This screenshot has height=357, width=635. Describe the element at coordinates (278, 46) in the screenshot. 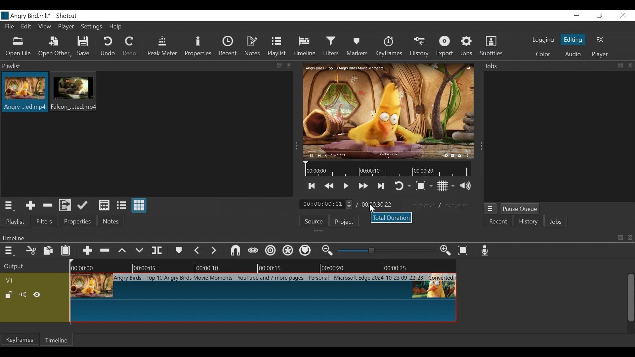

I see `Playlist` at that location.